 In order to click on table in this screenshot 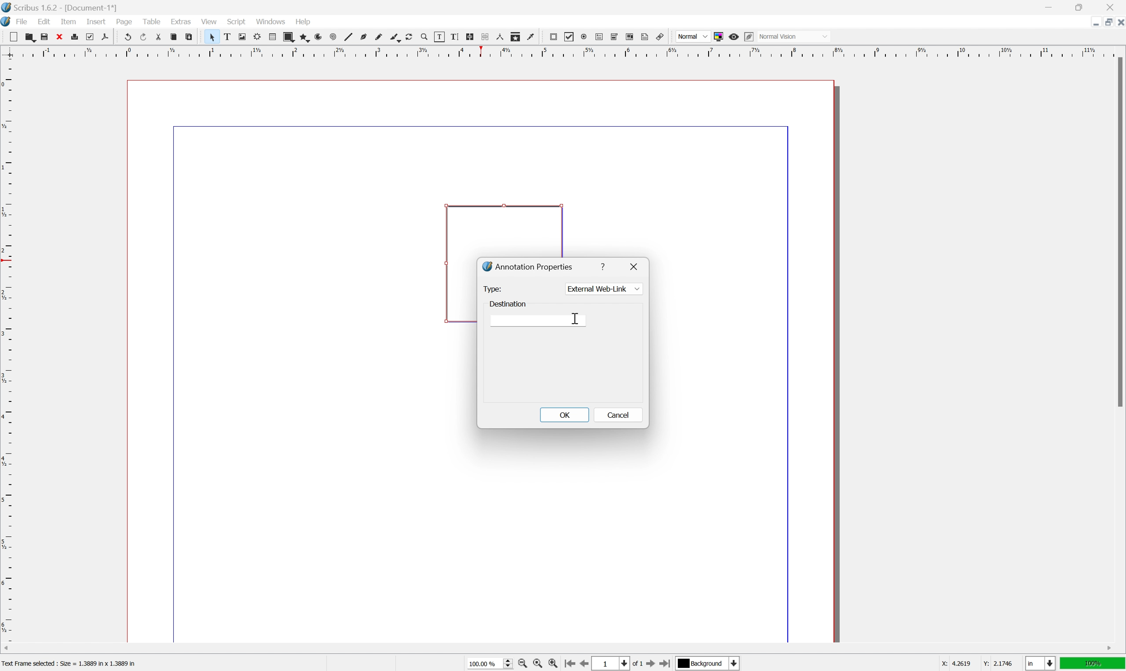, I will do `click(272, 37)`.